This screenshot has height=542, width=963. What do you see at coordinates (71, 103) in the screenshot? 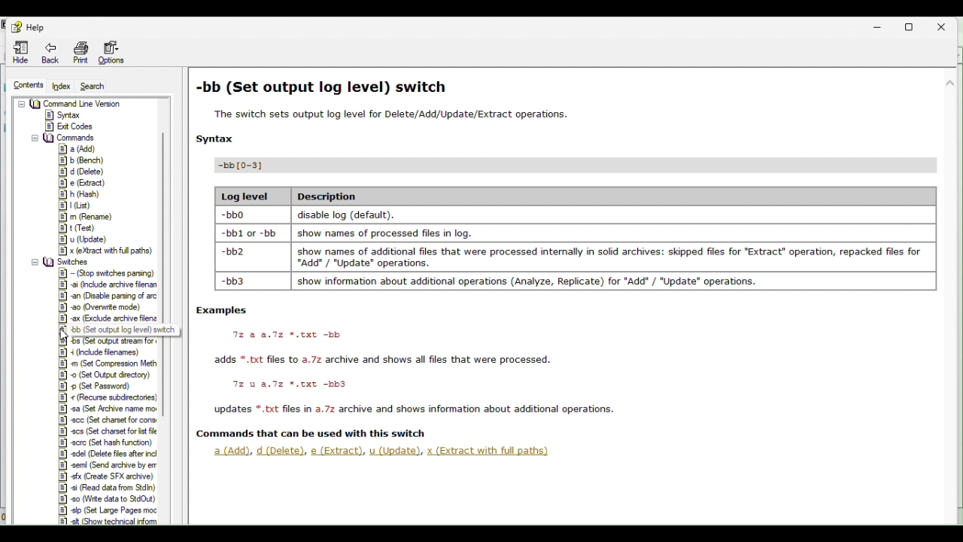
I see `= (3 Command Line Version` at bounding box center [71, 103].